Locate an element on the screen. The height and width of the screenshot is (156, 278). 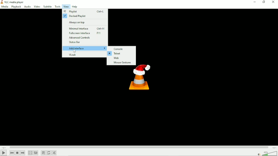
Play duration is located at coordinates (139, 147).